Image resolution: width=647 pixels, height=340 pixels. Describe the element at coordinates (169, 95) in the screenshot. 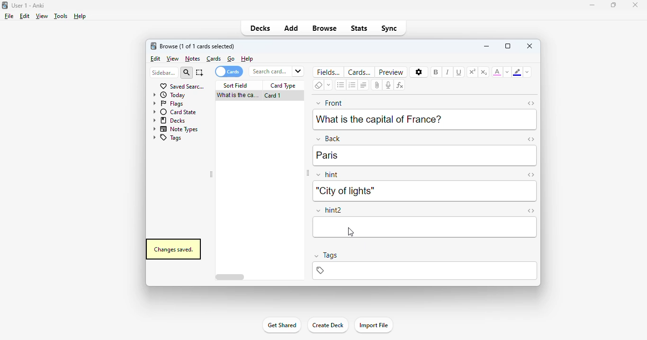

I see `today` at that location.